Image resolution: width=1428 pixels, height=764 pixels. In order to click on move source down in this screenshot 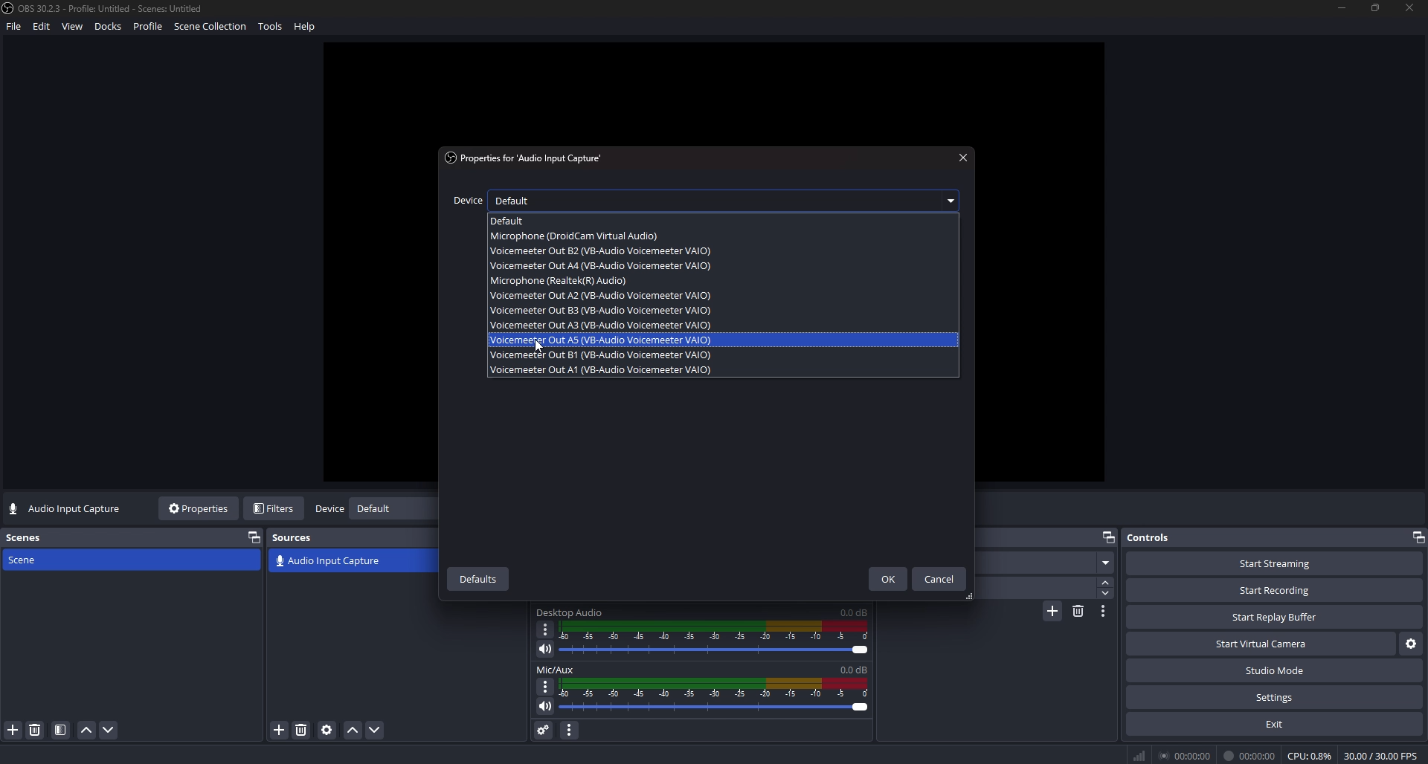, I will do `click(373, 731)`.